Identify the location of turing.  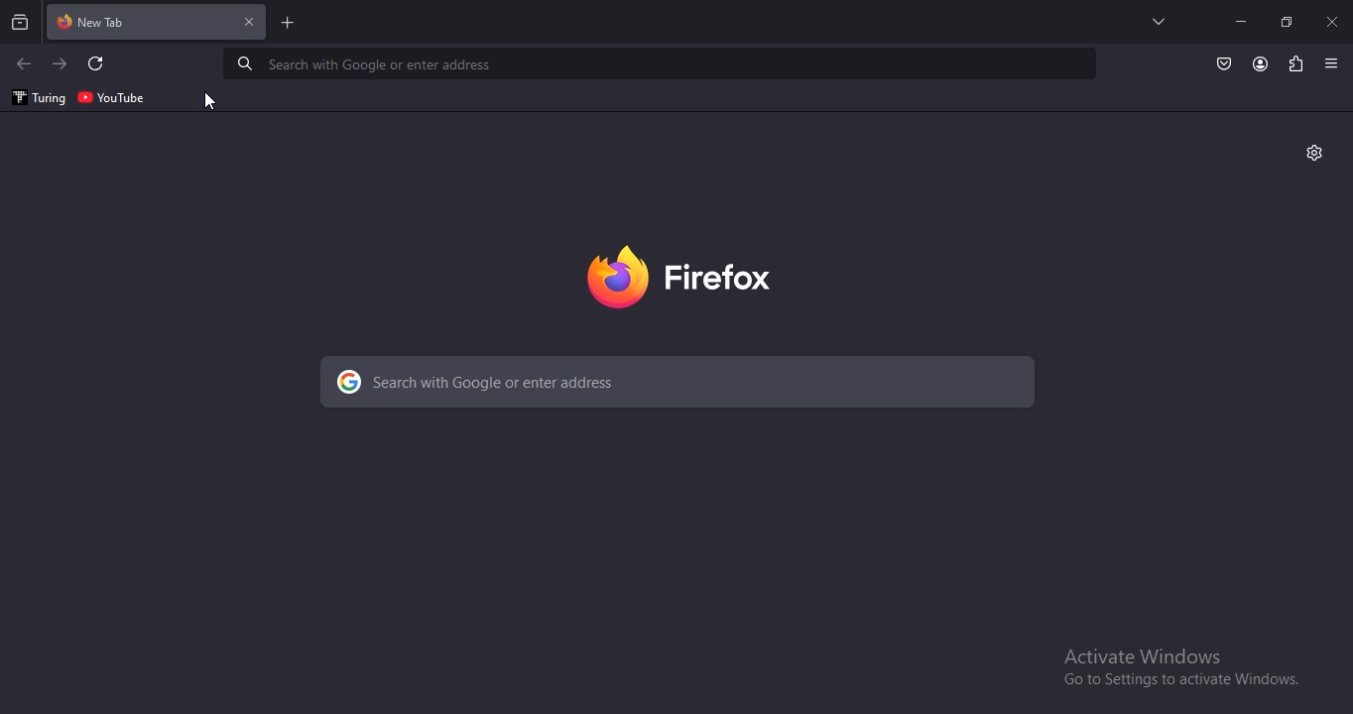
(37, 98).